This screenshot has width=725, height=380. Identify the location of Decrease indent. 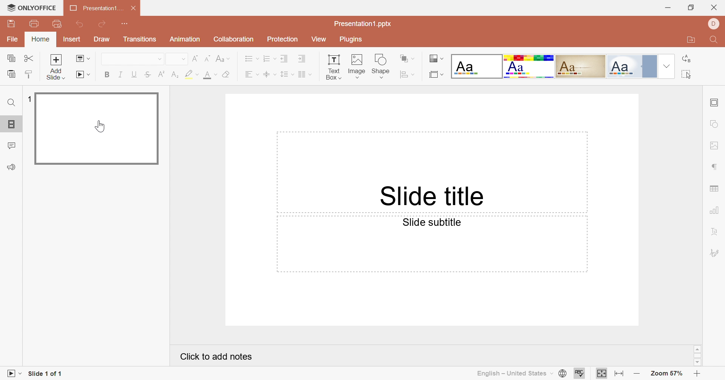
(287, 57).